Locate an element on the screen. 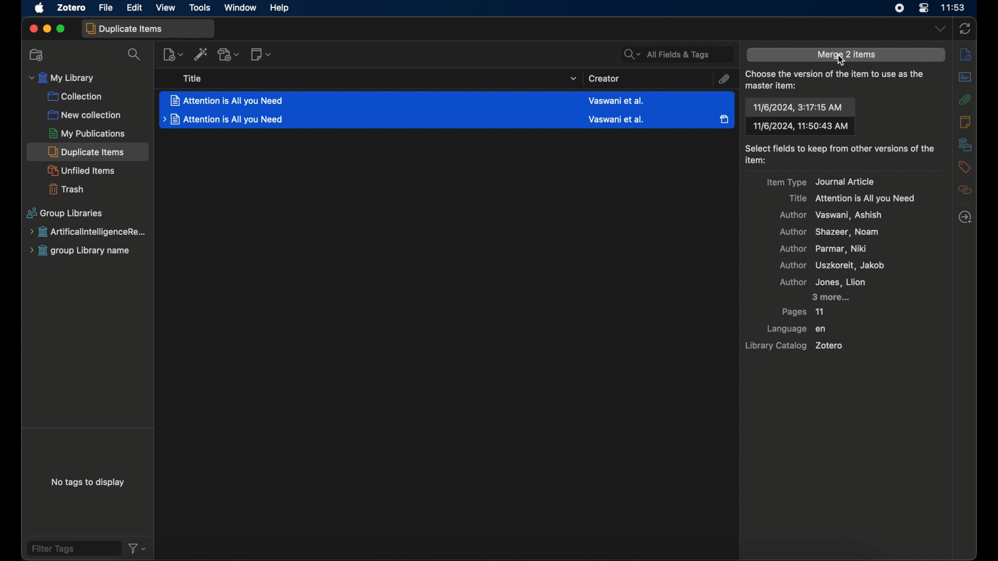 The image size is (998, 561). Creator is located at coordinates (617, 101).